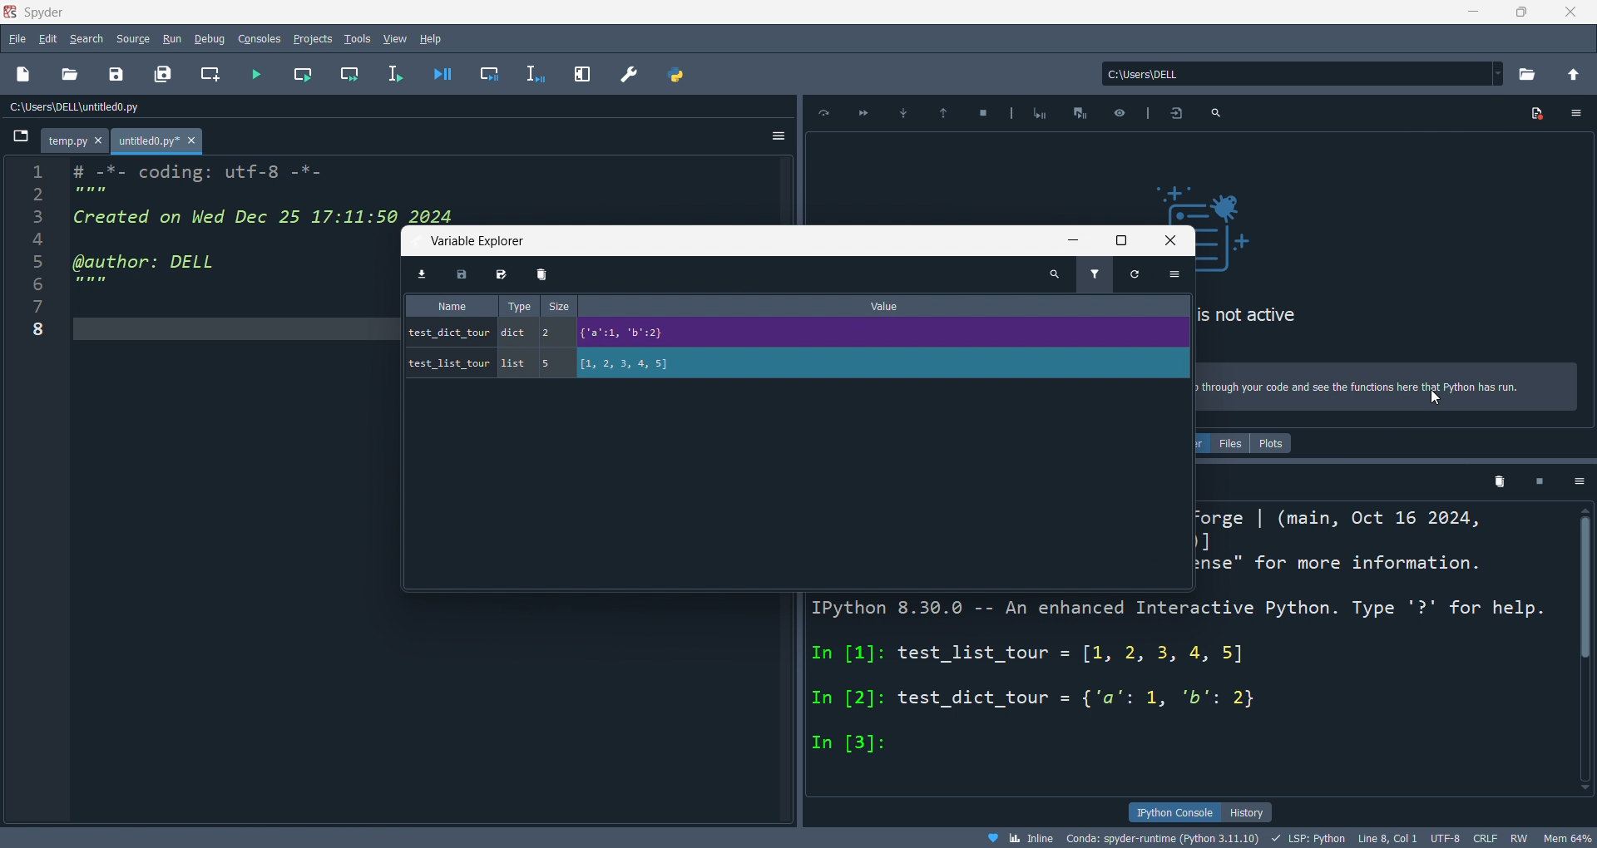 Image resolution: width=1597 pixels, height=848 pixels. I want to click on variable explorer, so click(694, 239).